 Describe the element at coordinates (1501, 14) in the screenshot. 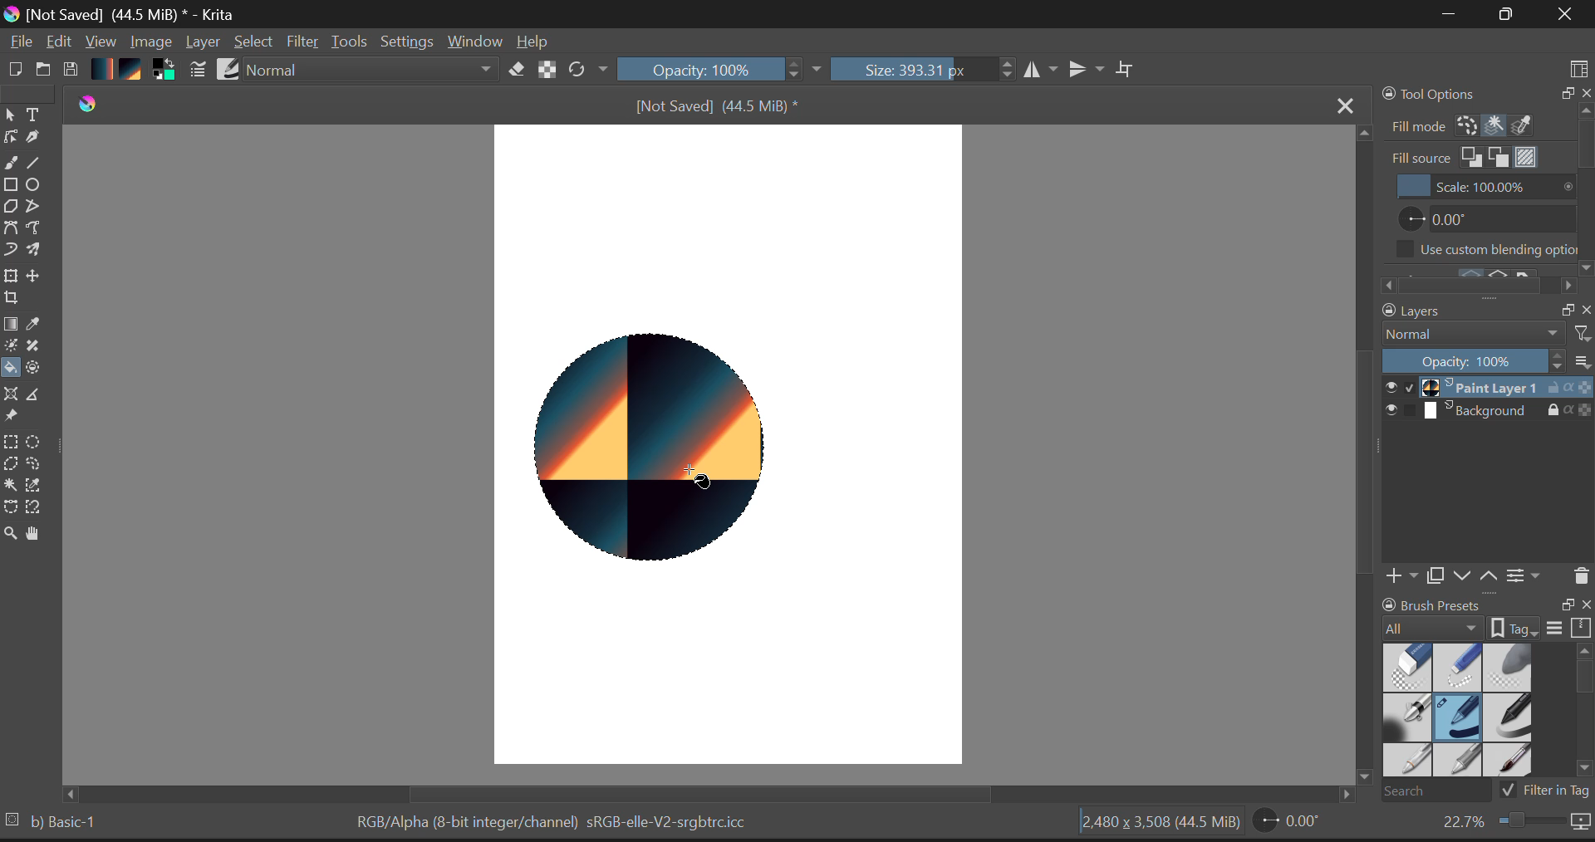

I see `Minimize` at that location.